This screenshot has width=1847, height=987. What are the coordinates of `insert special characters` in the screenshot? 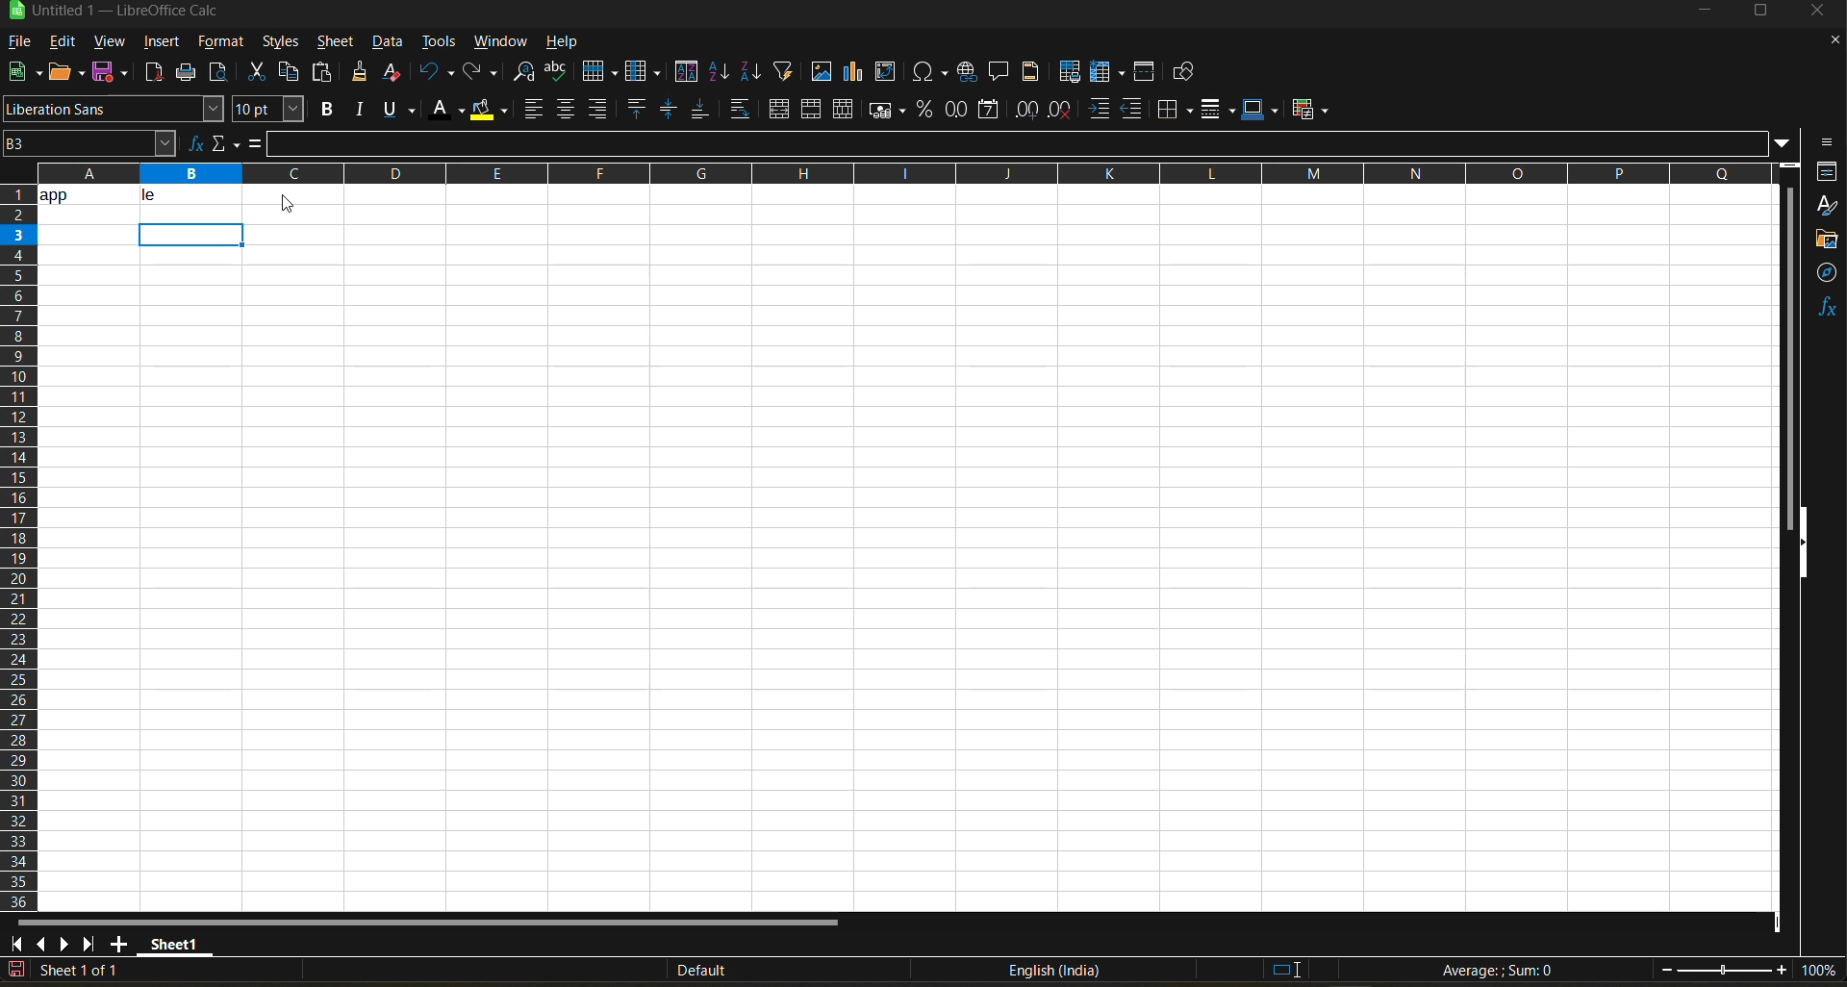 It's located at (934, 73).